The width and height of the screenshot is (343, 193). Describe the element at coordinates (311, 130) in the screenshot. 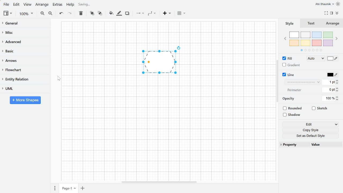

I see `Copy style` at that location.